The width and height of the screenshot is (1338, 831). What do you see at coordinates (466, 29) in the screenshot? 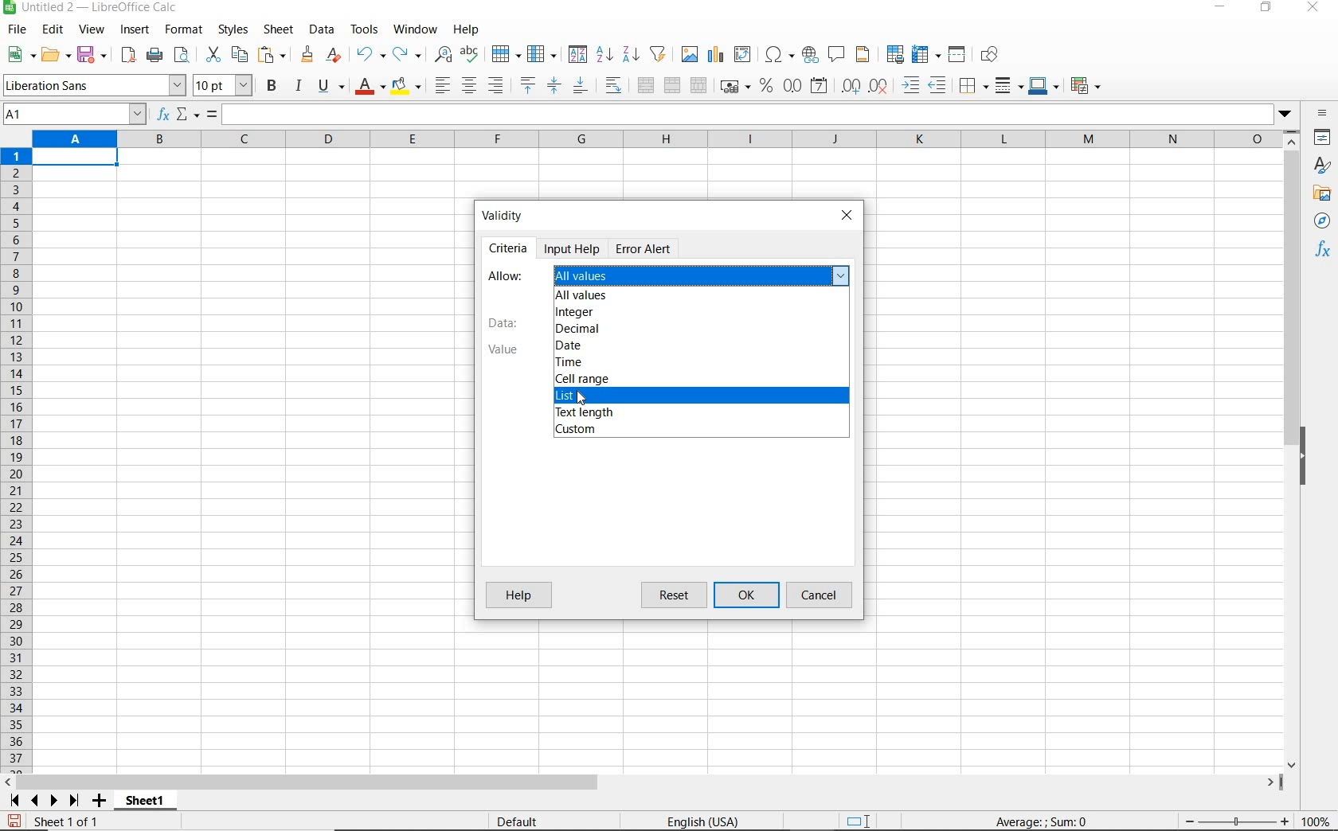
I see `help` at bounding box center [466, 29].